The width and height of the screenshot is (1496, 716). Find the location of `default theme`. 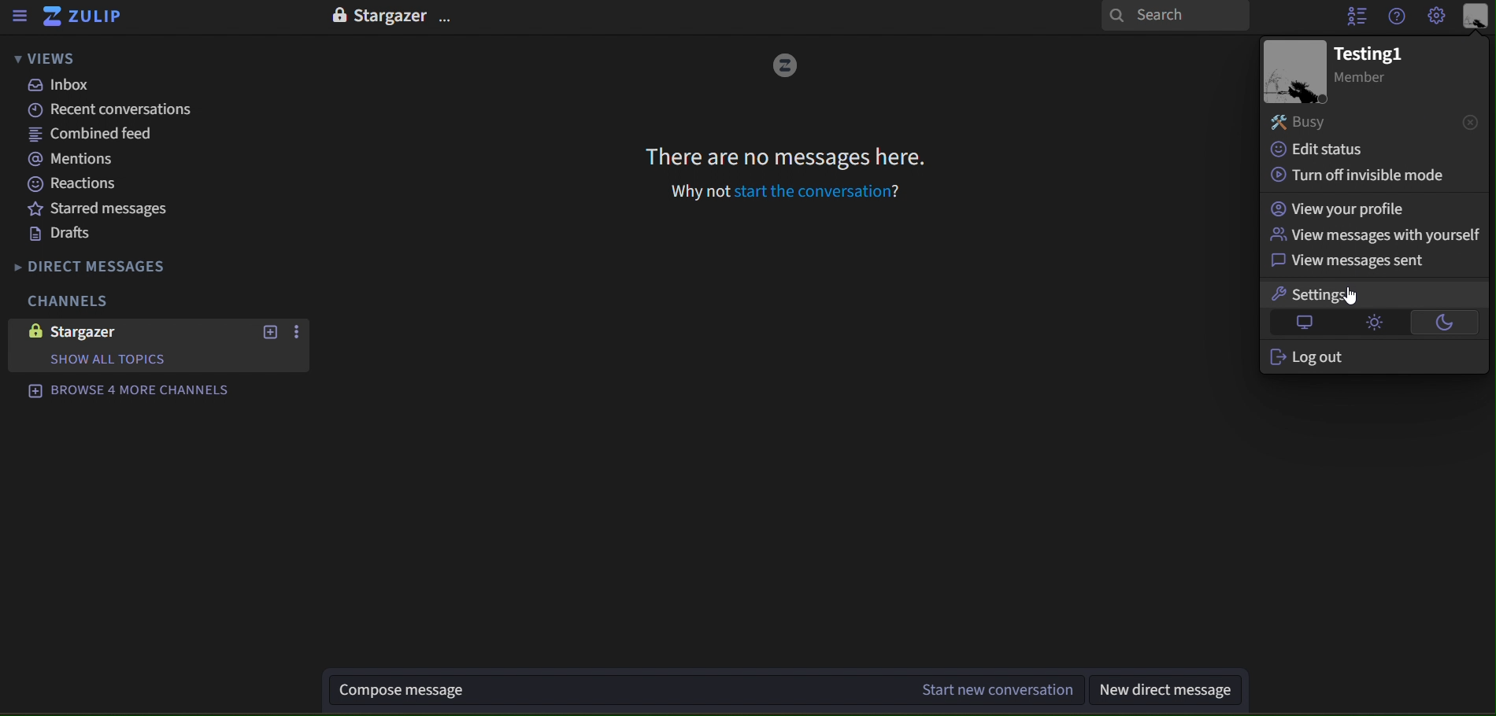

default theme is located at coordinates (1306, 323).